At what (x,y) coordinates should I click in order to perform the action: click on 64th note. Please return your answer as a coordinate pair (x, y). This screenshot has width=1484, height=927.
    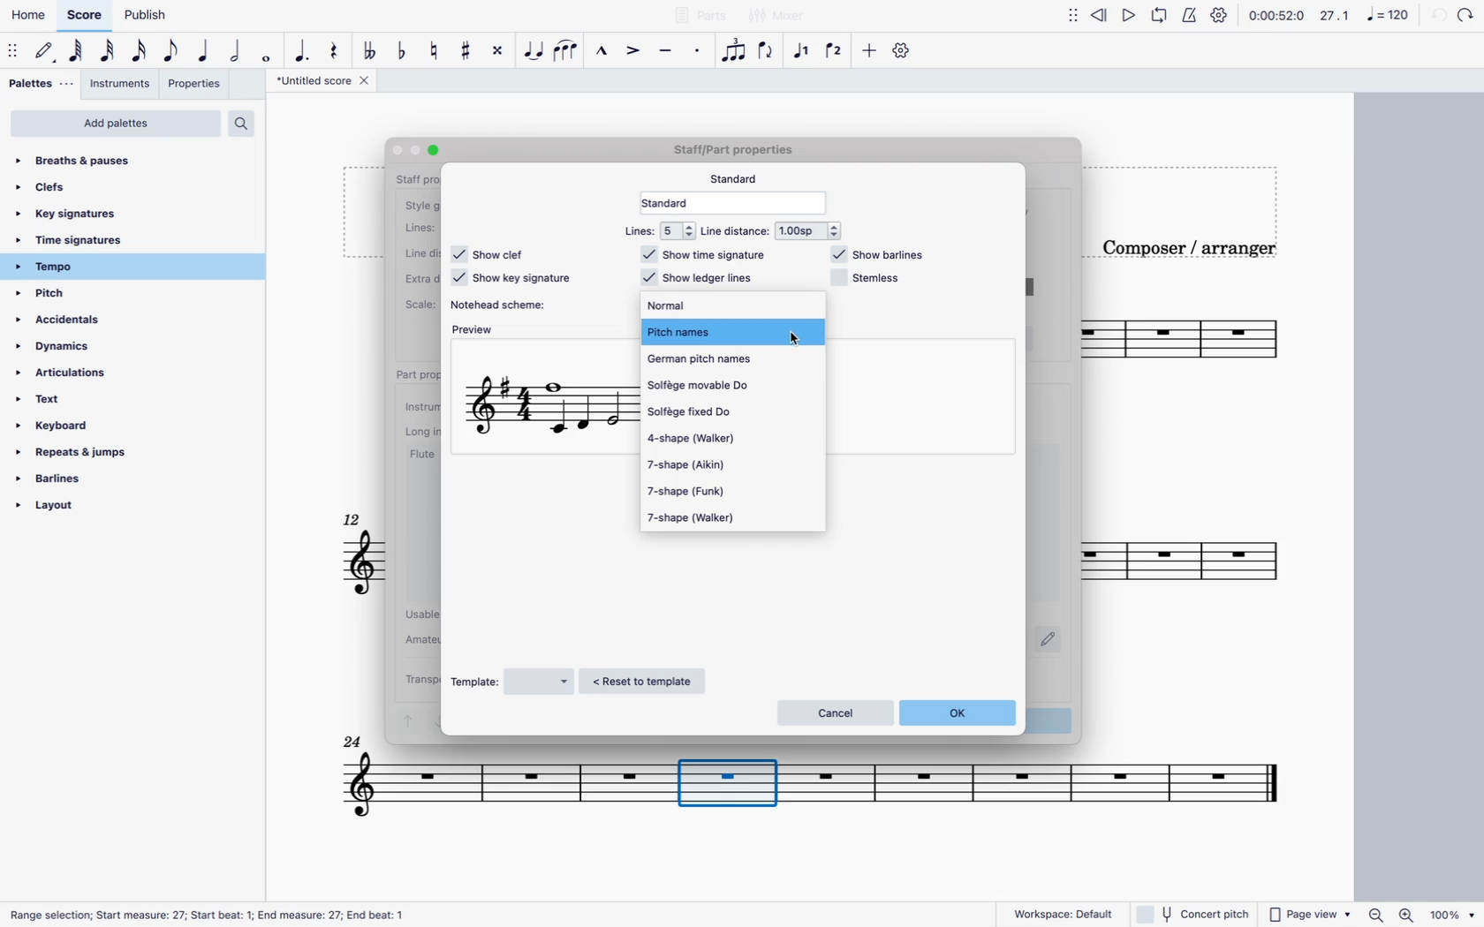
    Looking at the image, I should click on (78, 51).